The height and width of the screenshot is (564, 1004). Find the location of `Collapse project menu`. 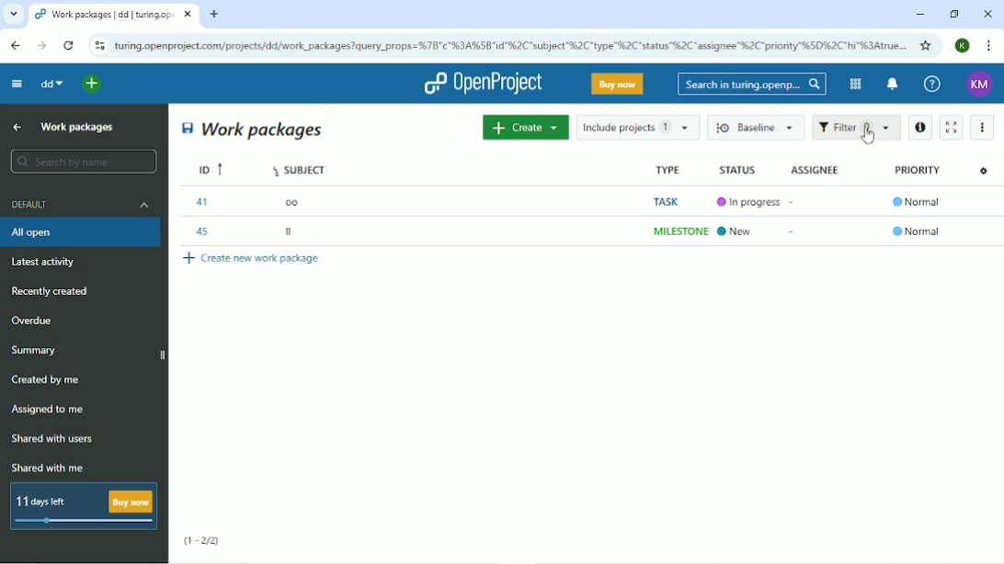

Collapse project menu is located at coordinates (16, 83).